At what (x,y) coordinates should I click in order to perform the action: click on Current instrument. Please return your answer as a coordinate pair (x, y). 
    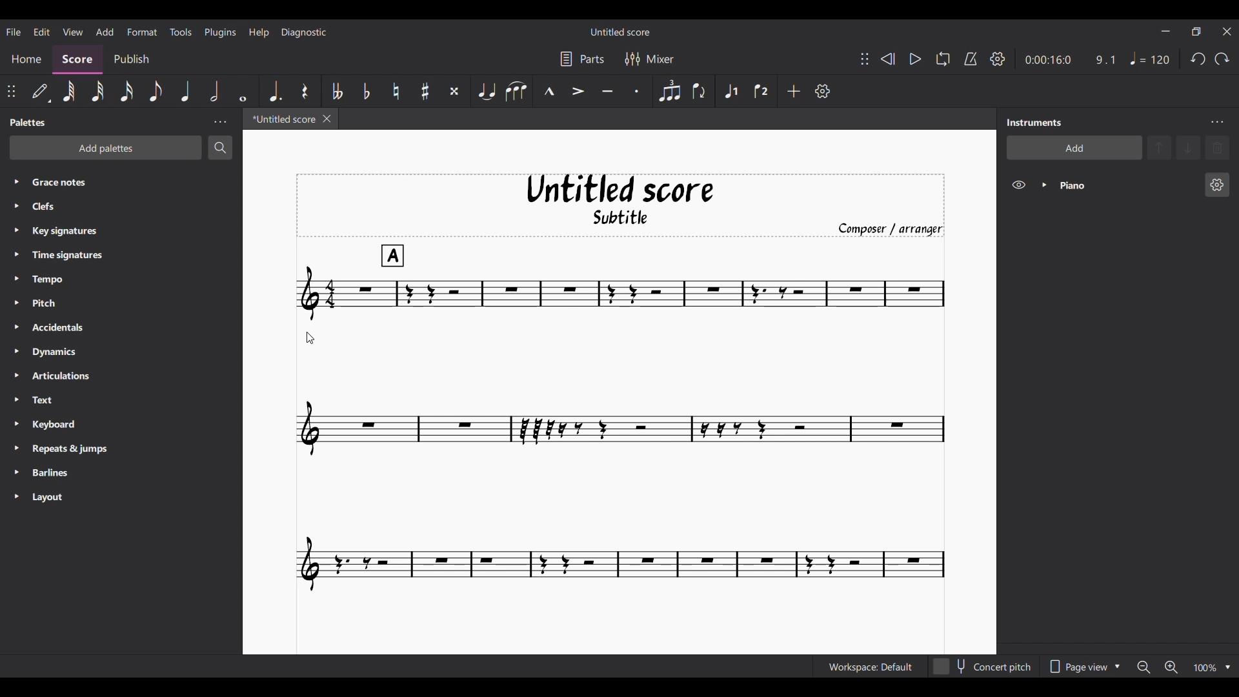
    Looking at the image, I should click on (1124, 185).